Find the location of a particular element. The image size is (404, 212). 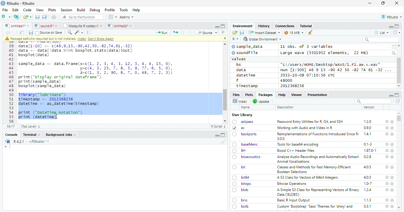

1.87.0-1 is located at coordinates (370, 151).